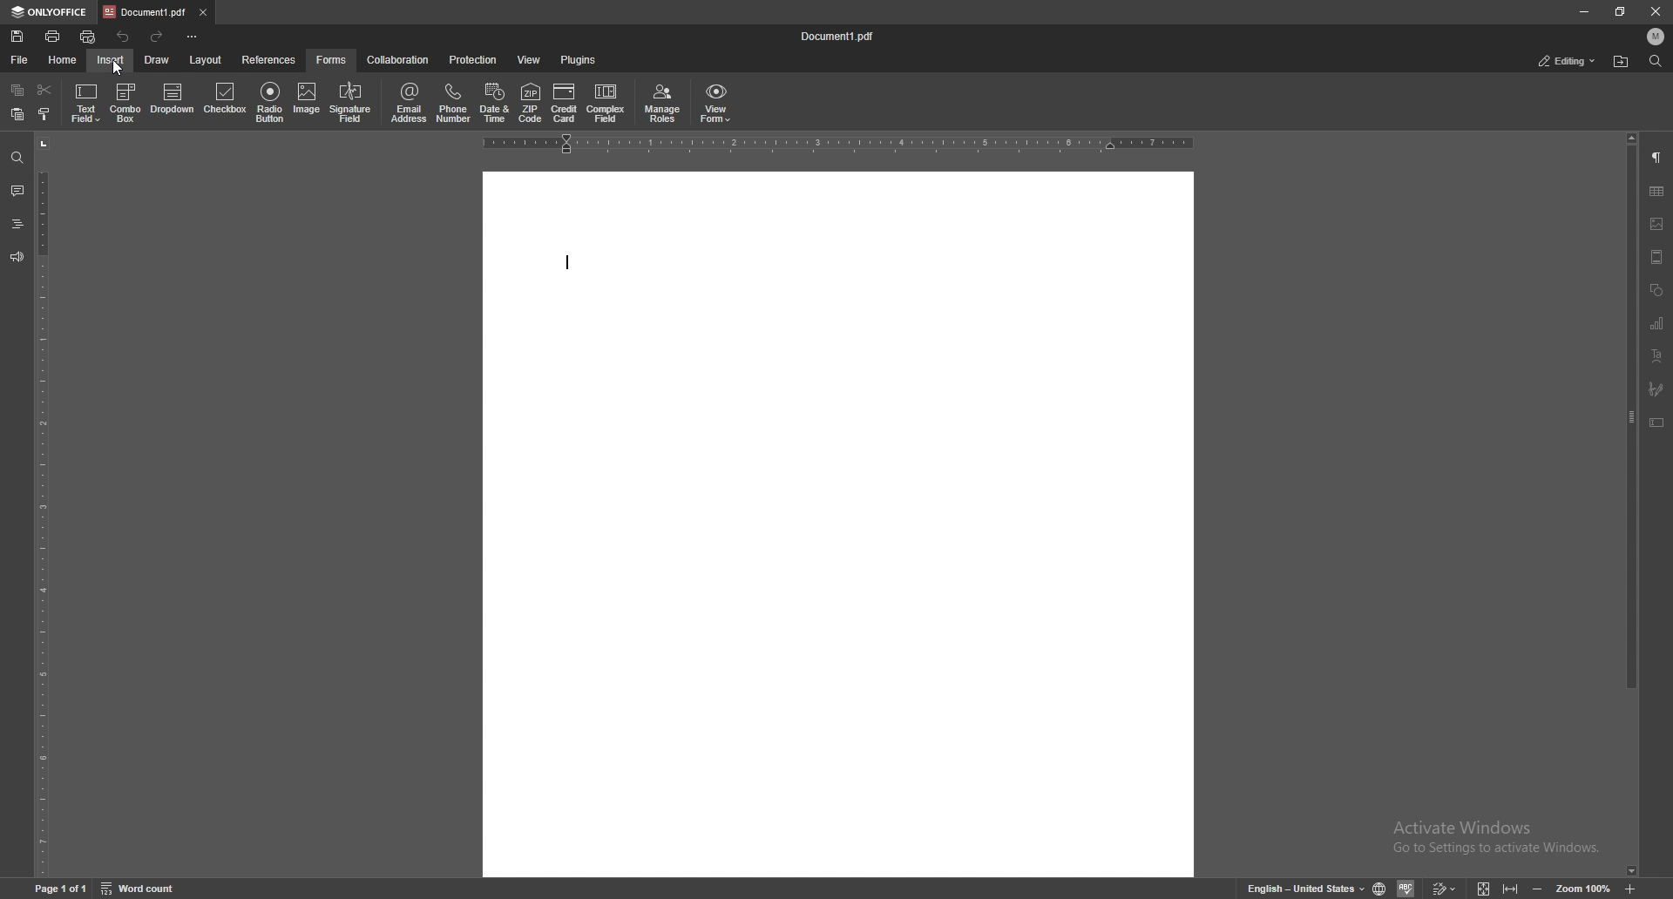 This screenshot has width=1673, height=899. What do you see at coordinates (530, 59) in the screenshot?
I see `view` at bounding box center [530, 59].